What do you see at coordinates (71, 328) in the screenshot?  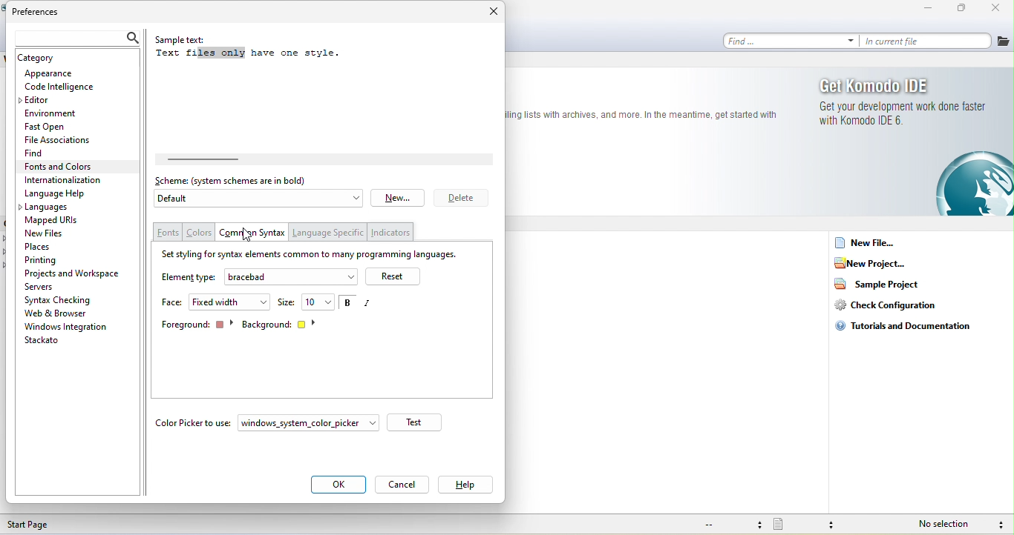 I see `window integration` at bounding box center [71, 328].